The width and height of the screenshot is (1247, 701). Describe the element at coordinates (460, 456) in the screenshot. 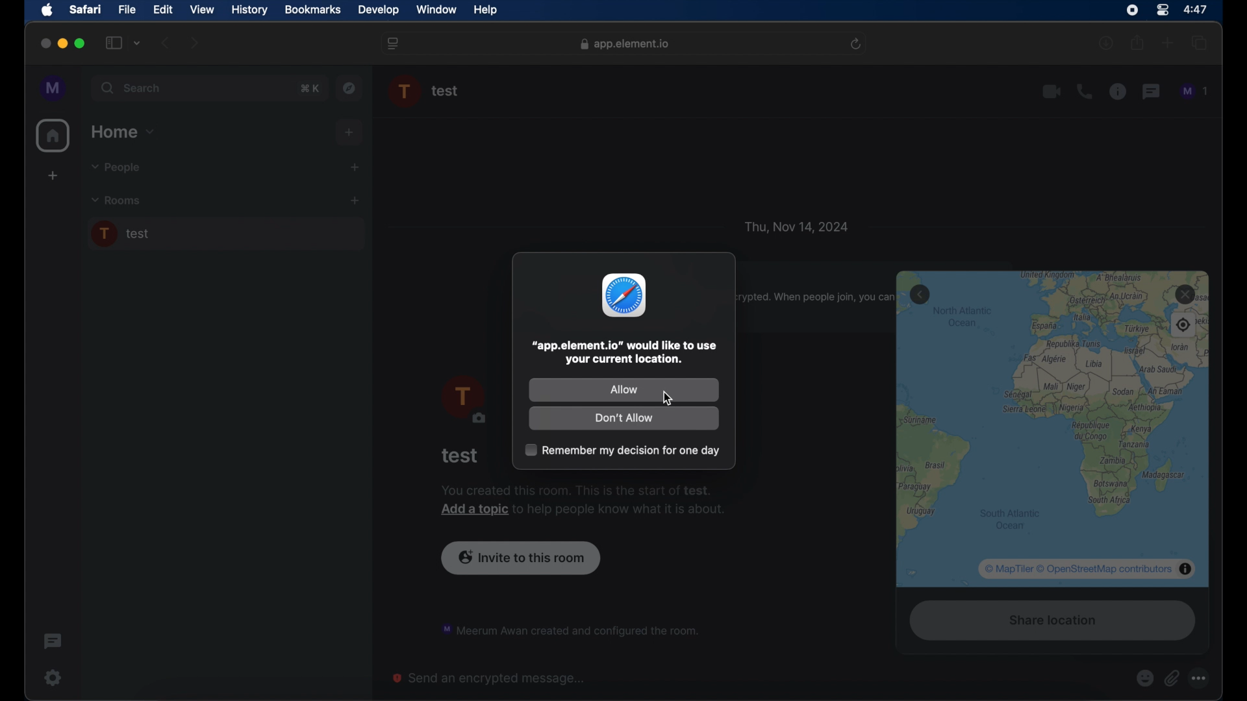

I see `test` at that location.